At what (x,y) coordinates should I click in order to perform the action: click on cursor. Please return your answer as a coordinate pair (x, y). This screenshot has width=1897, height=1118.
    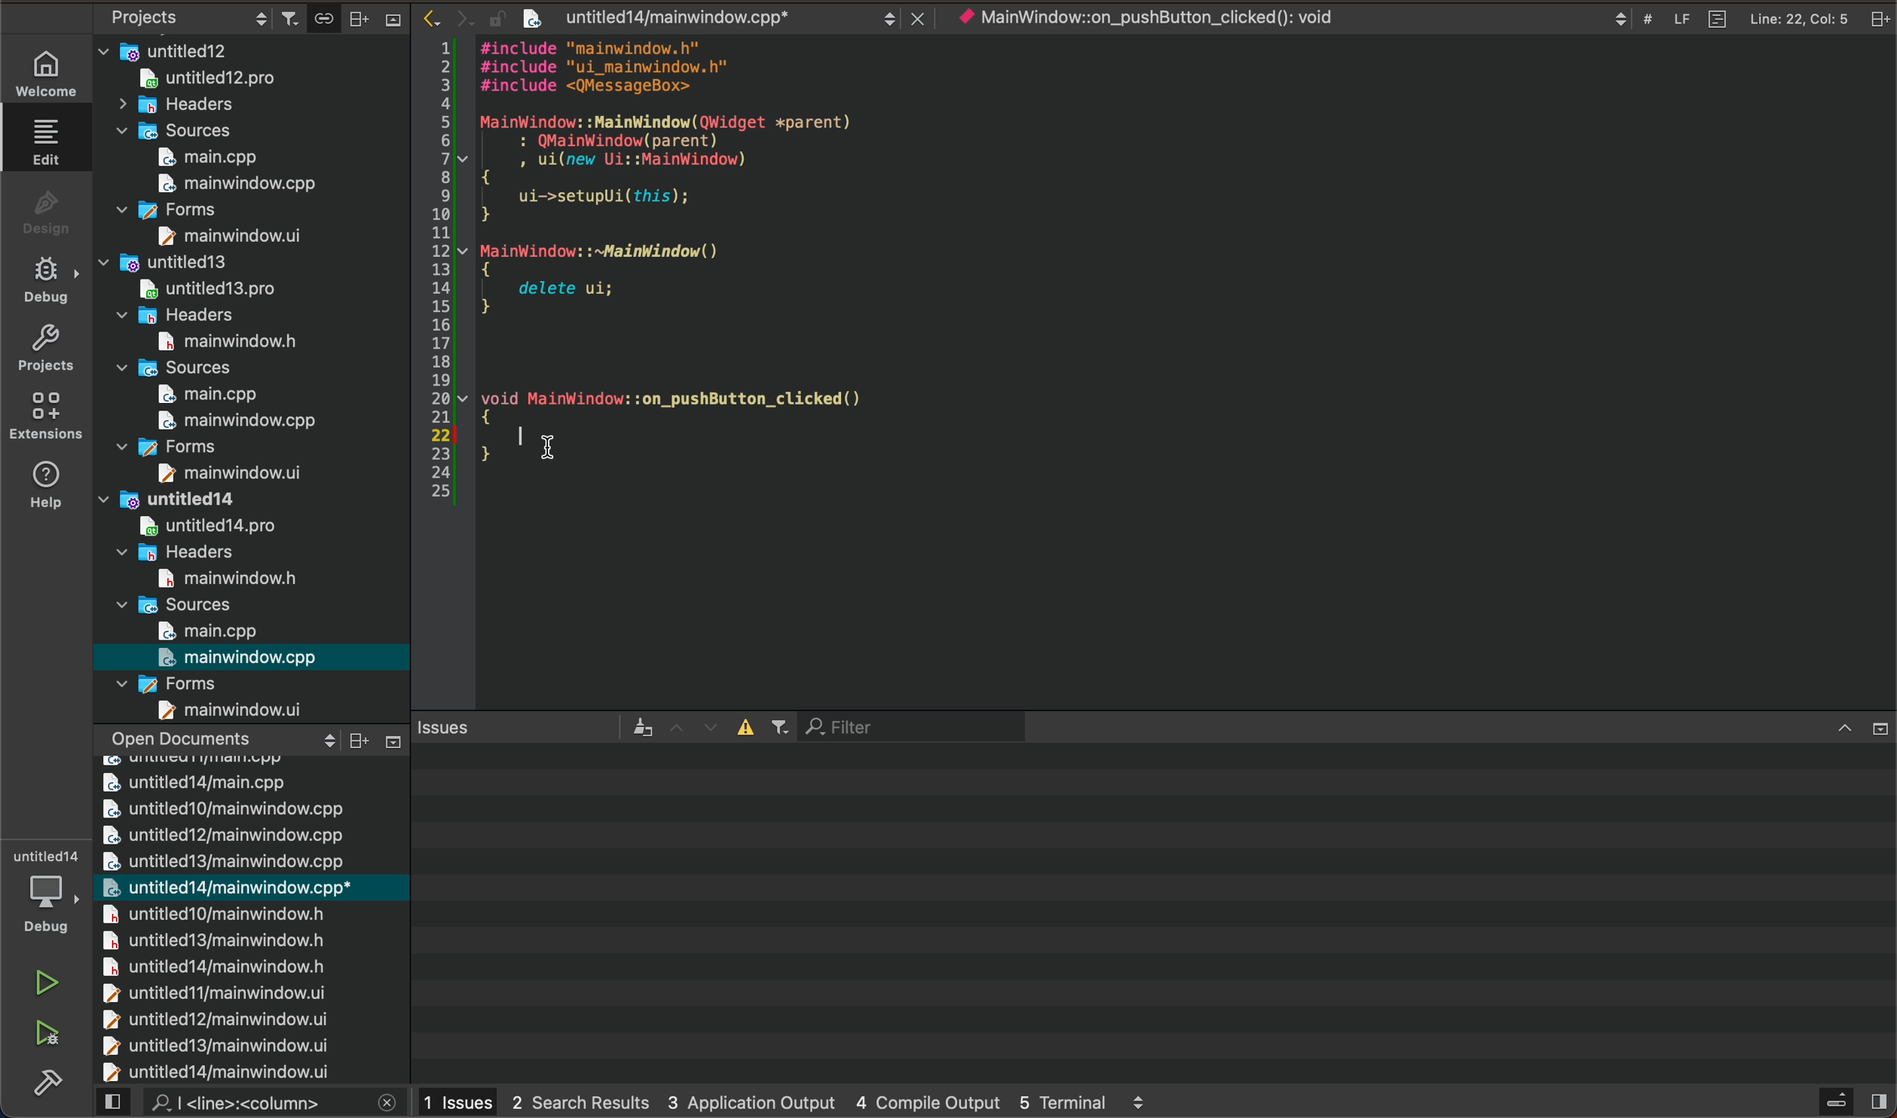
    Looking at the image, I should click on (558, 436).